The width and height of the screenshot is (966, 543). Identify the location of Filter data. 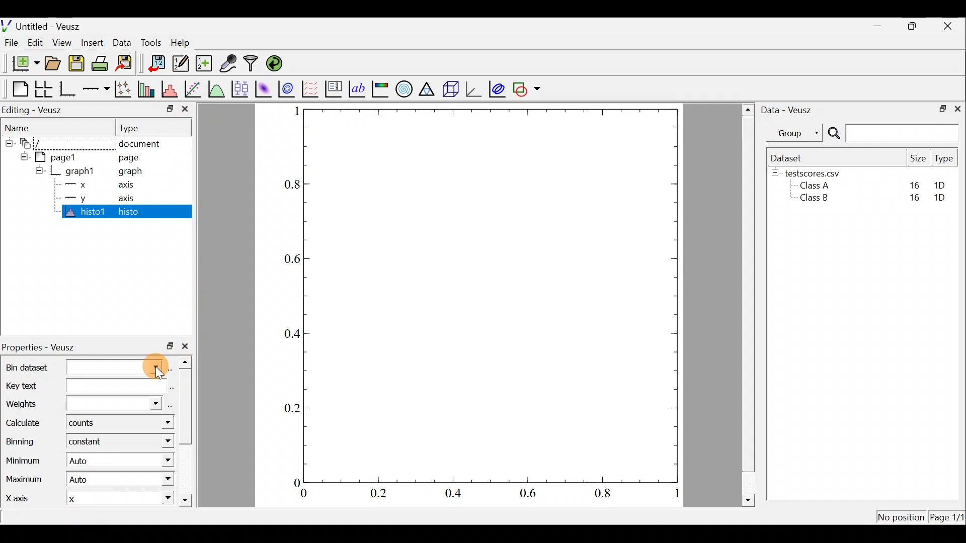
(252, 64).